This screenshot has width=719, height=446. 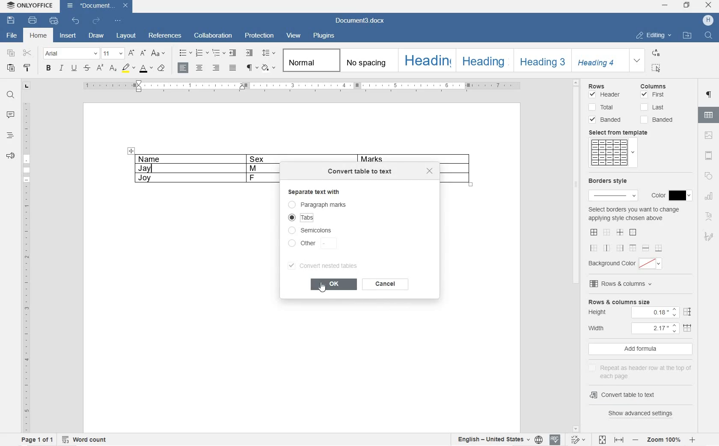 I want to click on COPY STYLE, so click(x=27, y=67).